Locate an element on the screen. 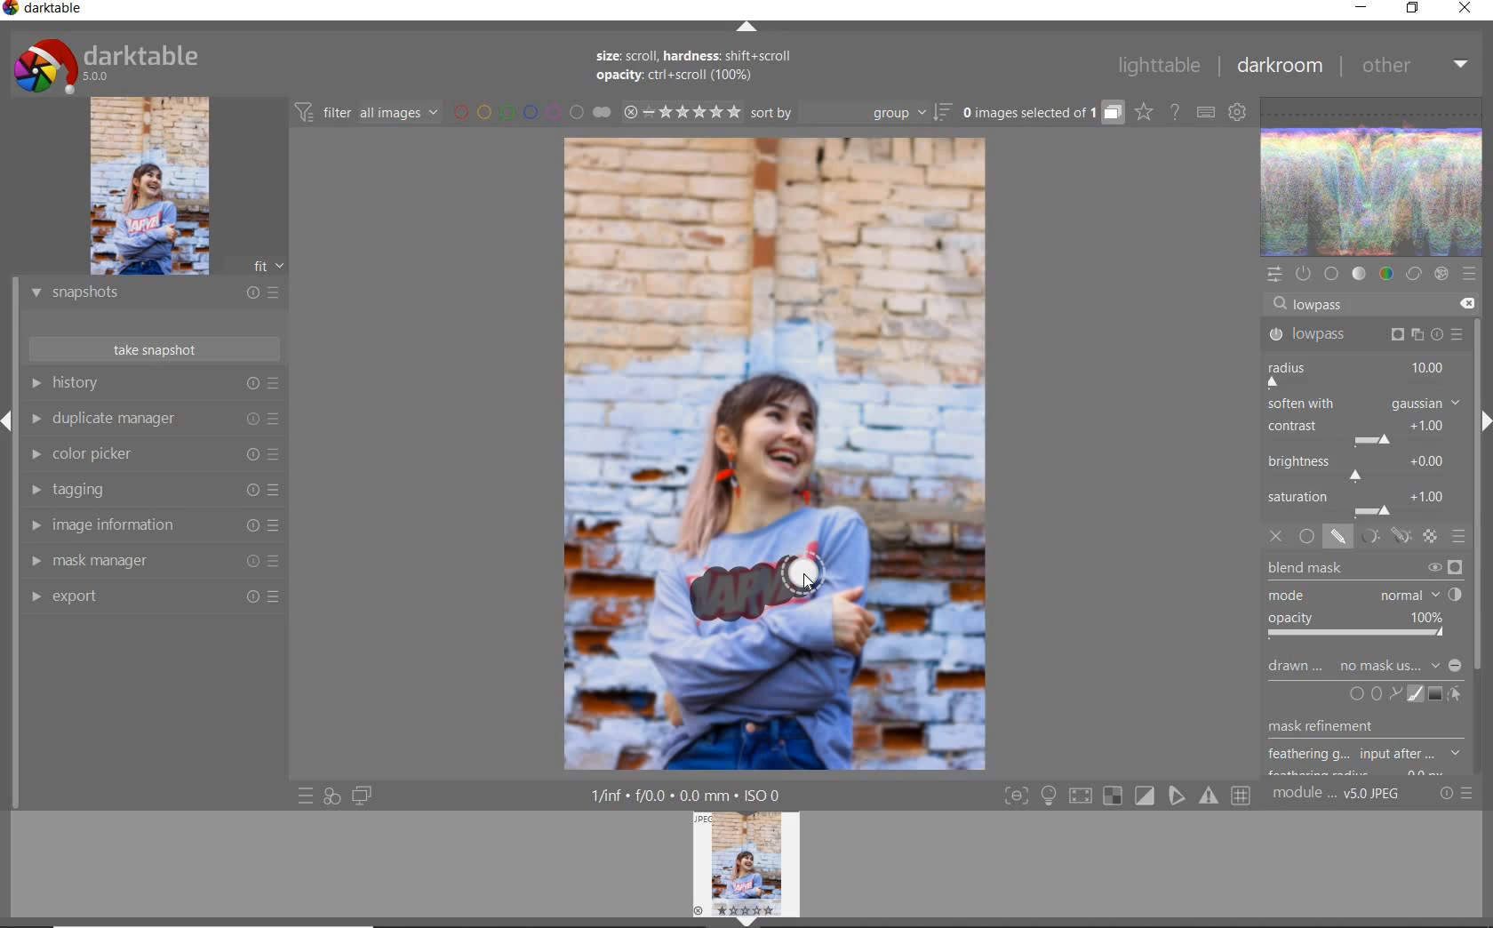 The image size is (1493, 928). export is located at coordinates (156, 596).